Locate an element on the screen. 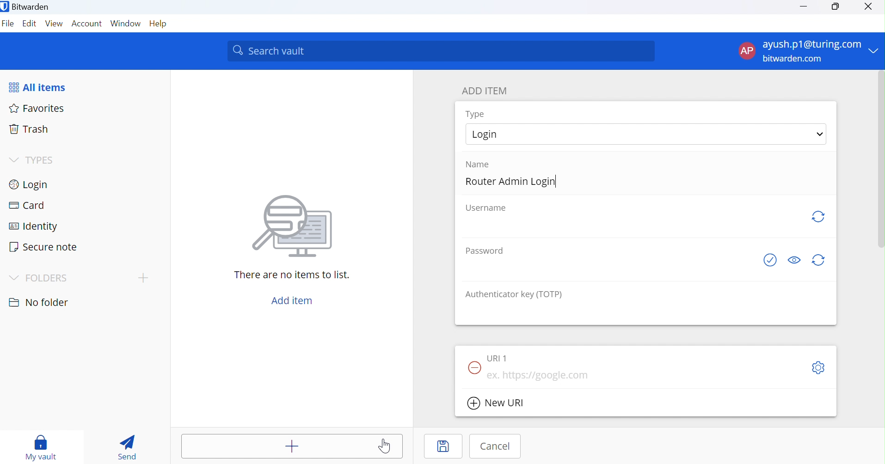 Image resolution: width=885 pixels, height=464 pixels. Help is located at coordinates (160, 24).